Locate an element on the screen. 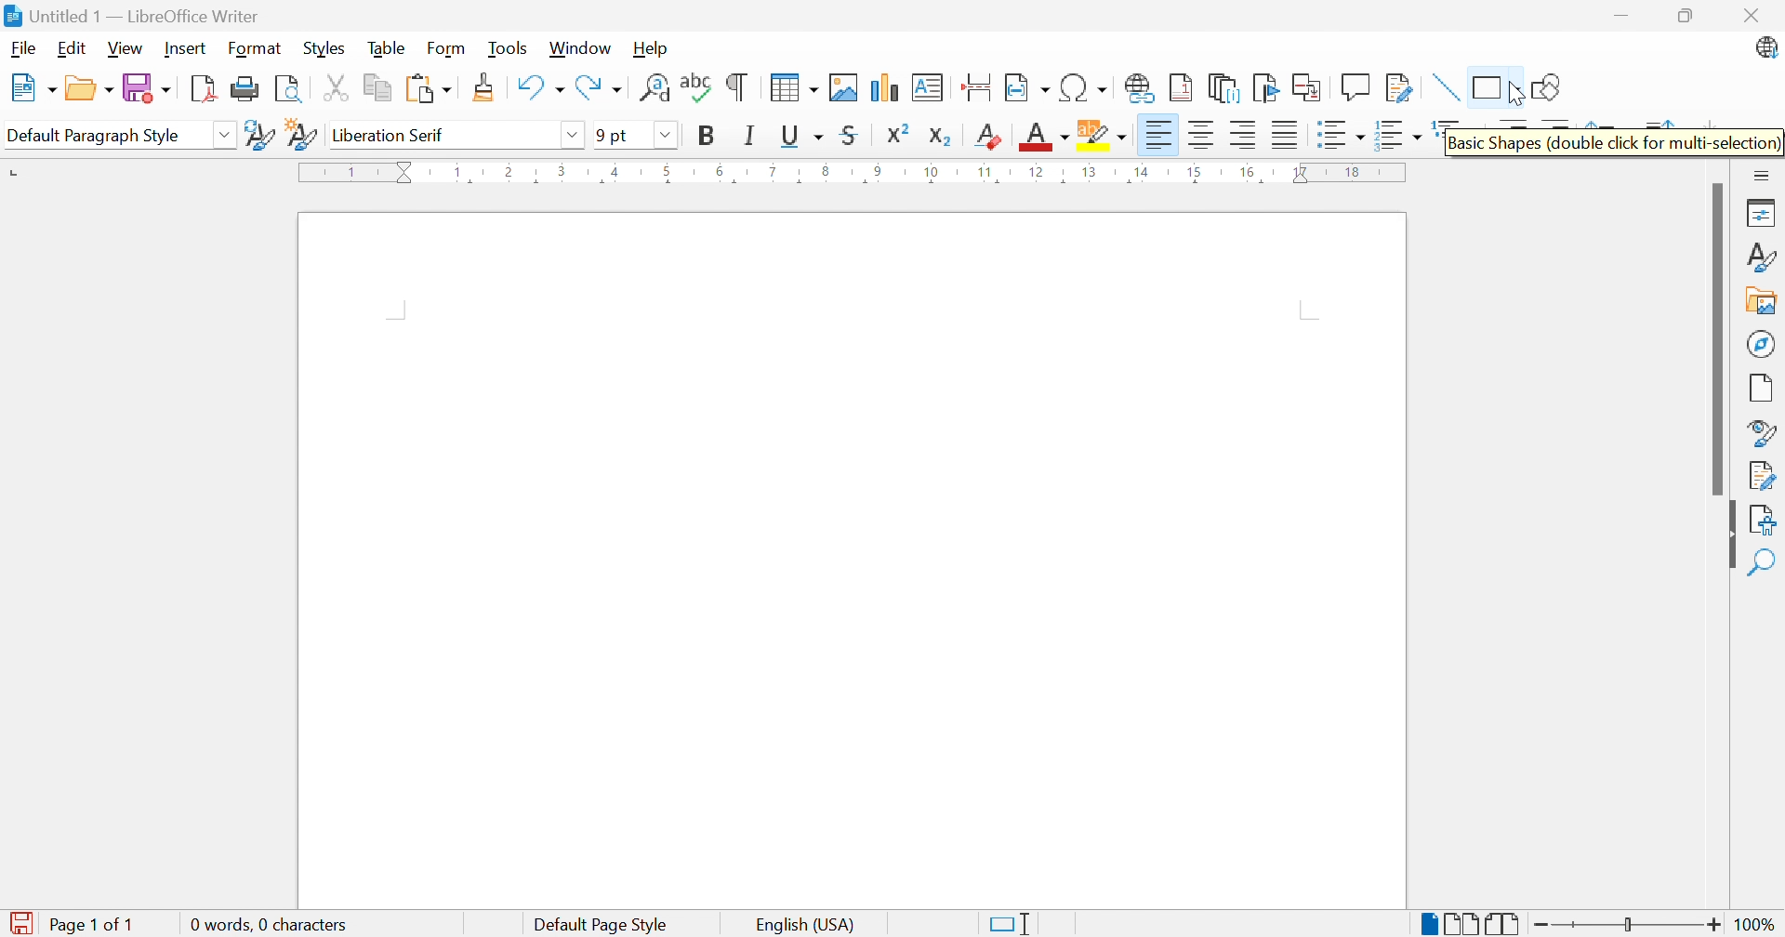 The height and width of the screenshot is (937, 1785). Scale is located at coordinates (851, 172).